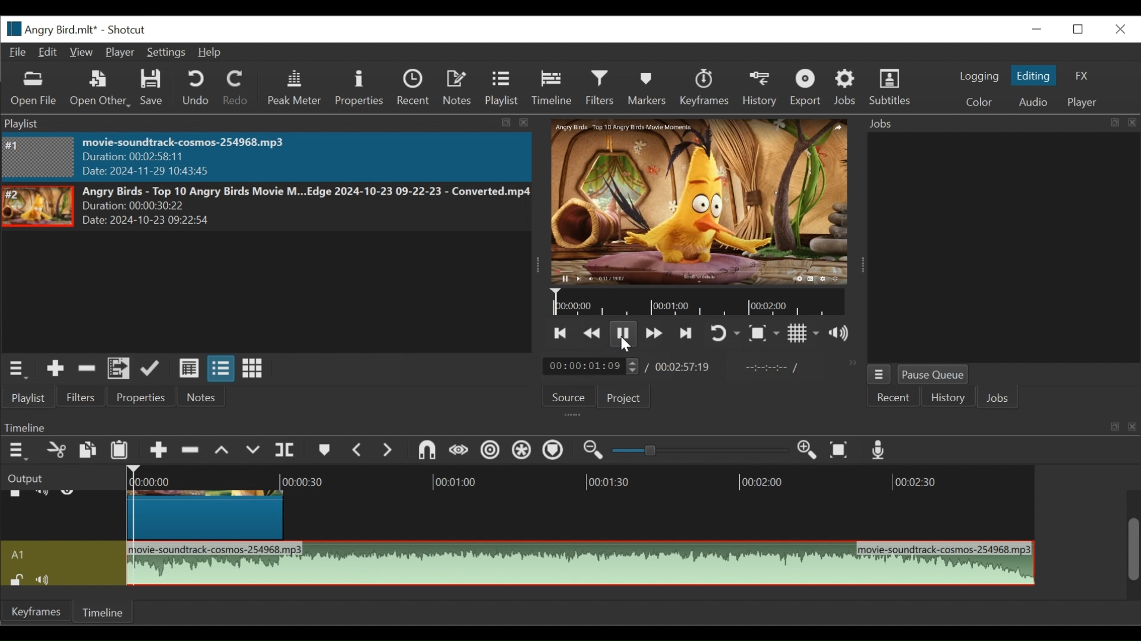  I want to click on Recent, so click(890, 399).